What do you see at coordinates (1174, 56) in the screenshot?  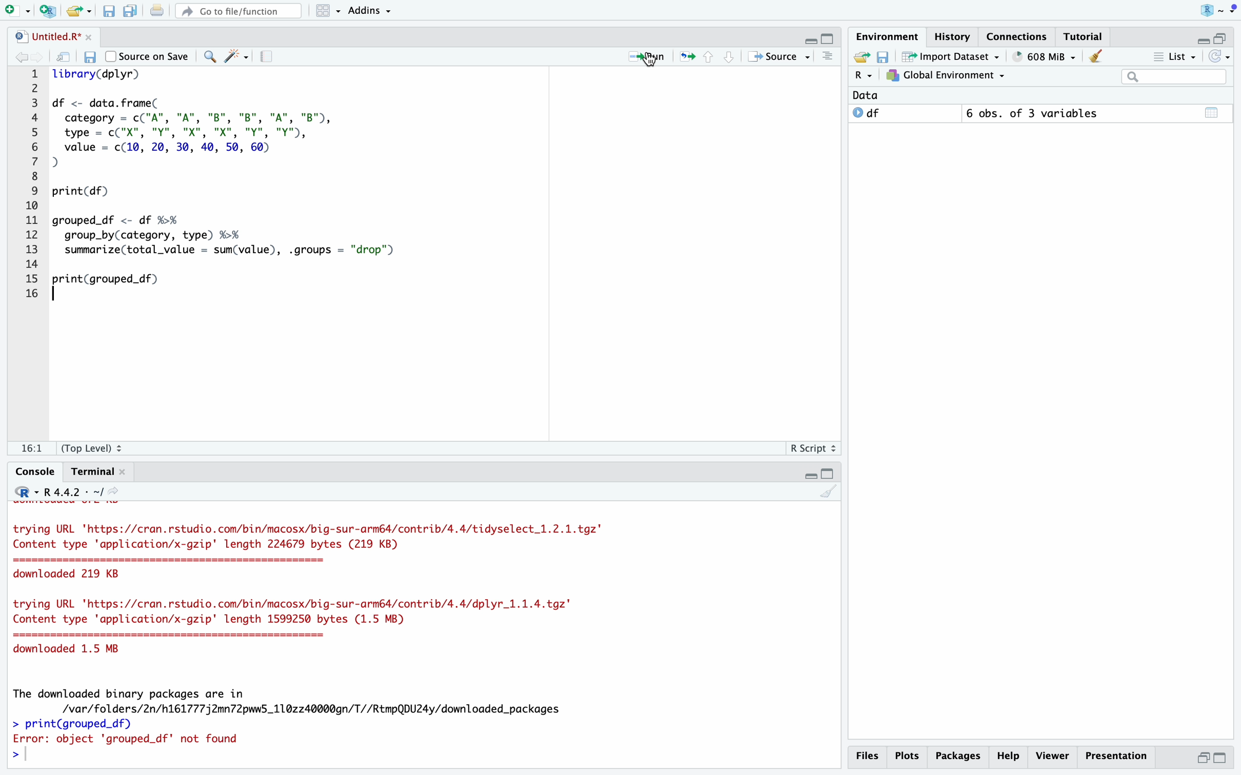 I see `List` at bounding box center [1174, 56].